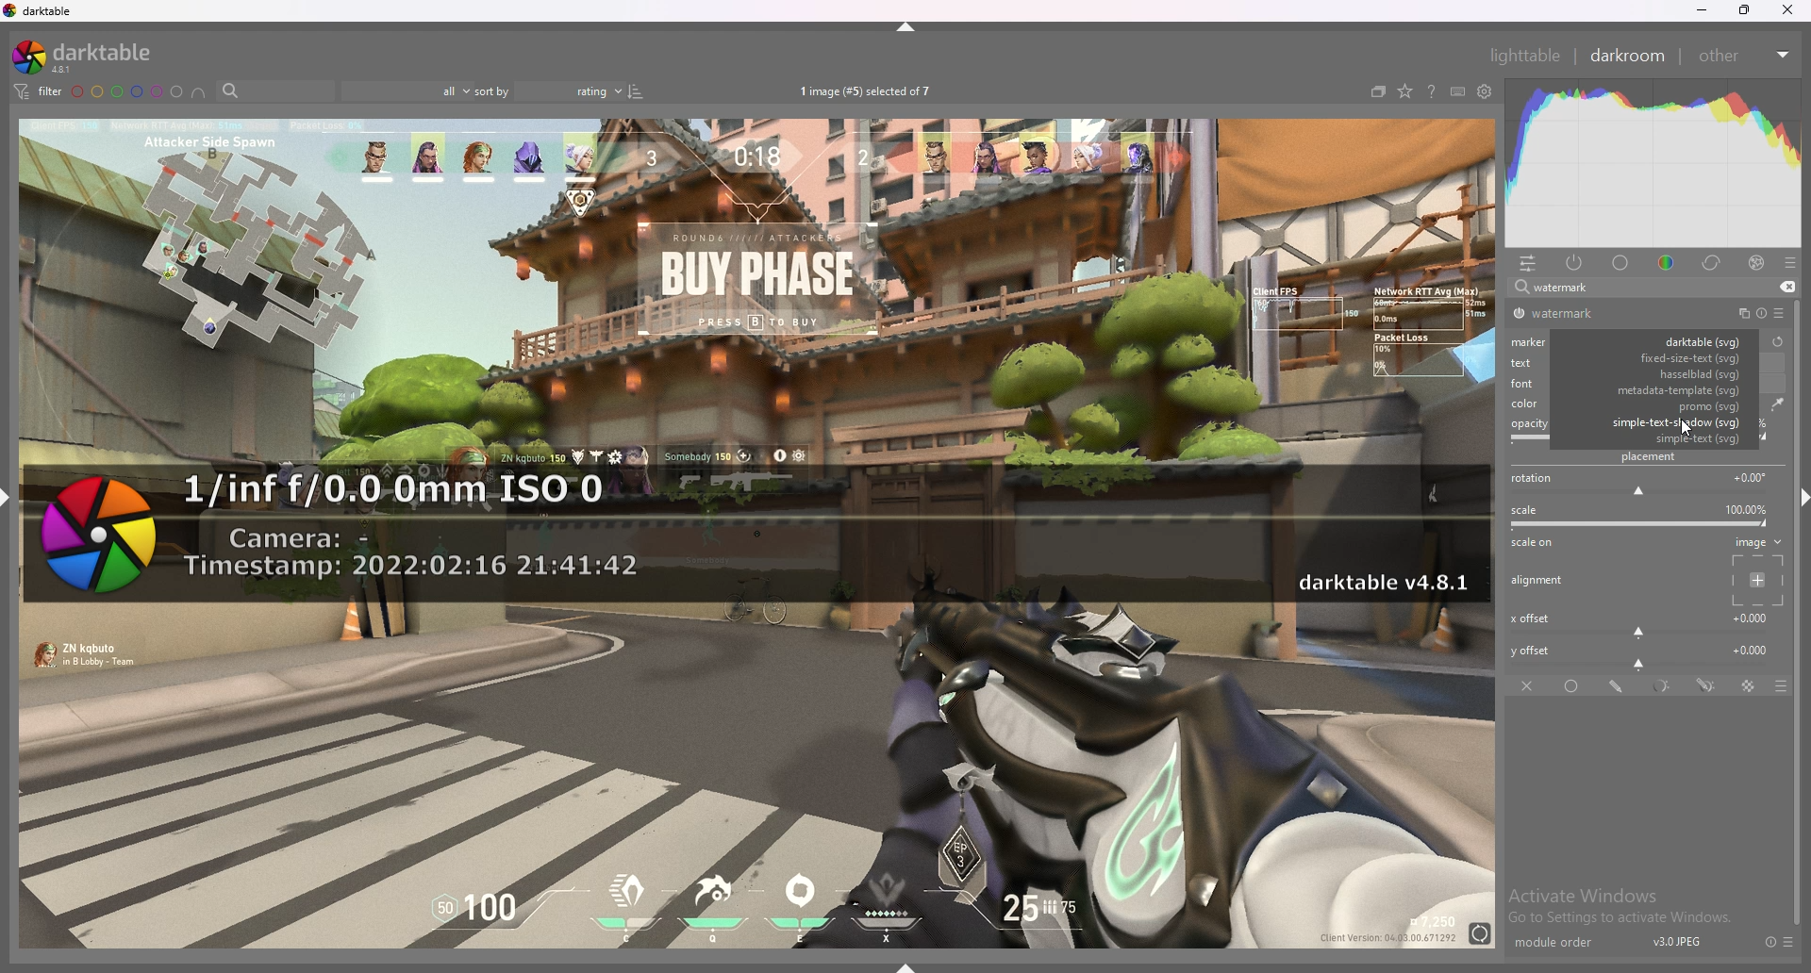  Describe the element at coordinates (1661, 342) in the screenshot. I see `darktable svg` at that location.